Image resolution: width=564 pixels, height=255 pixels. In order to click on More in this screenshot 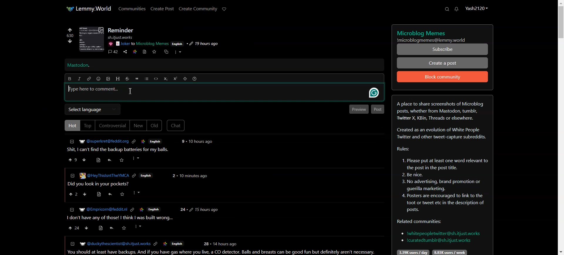, I will do `click(178, 52)`.